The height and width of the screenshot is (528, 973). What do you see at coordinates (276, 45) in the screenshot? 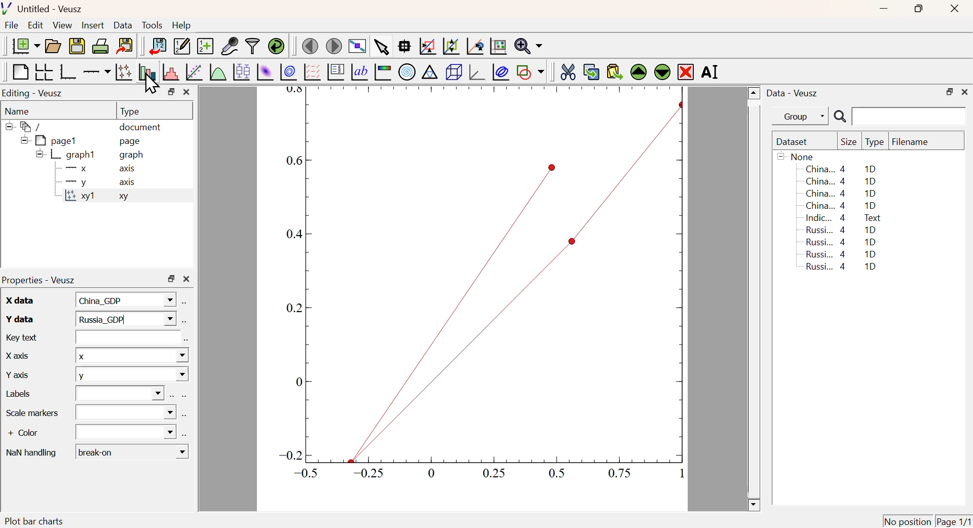
I see `Reload linked dataset` at bounding box center [276, 45].